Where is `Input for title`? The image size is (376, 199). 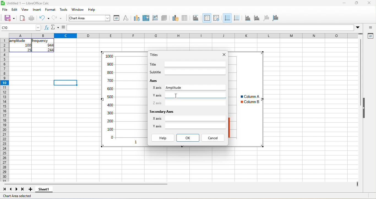
Input for title is located at coordinates (195, 64).